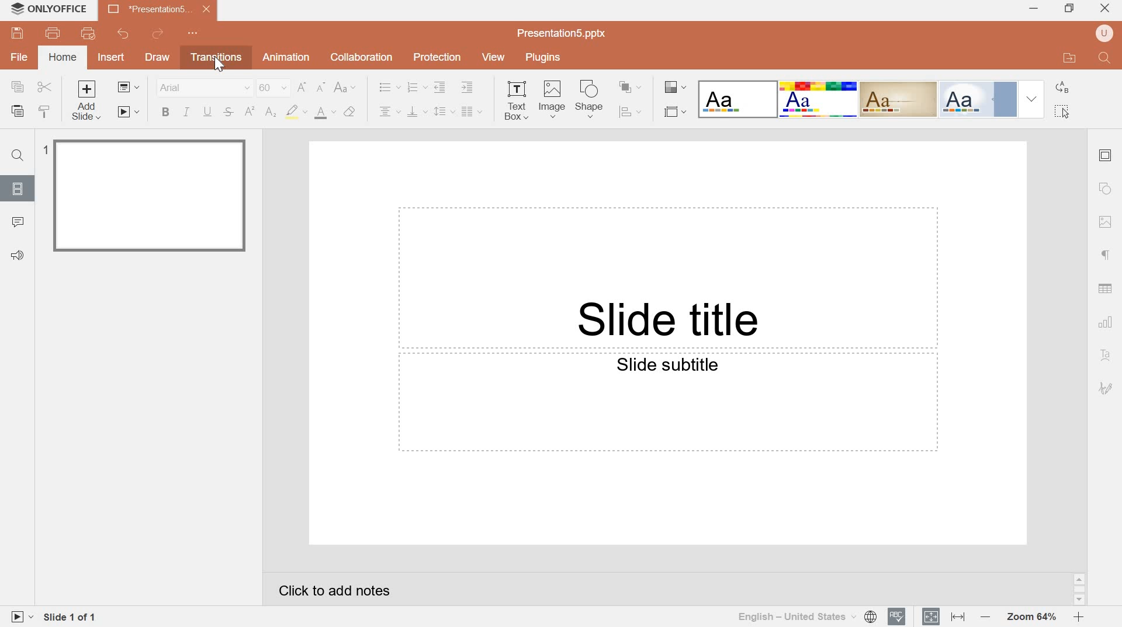 The width and height of the screenshot is (1122, 627). What do you see at coordinates (1071, 8) in the screenshot?
I see `Restore down` at bounding box center [1071, 8].